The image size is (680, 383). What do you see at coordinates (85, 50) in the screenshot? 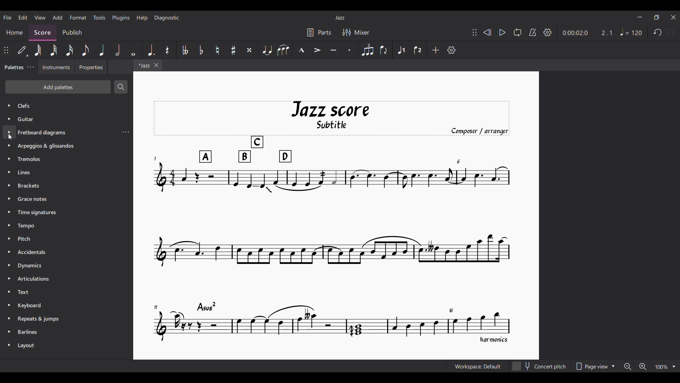
I see `8th note` at bounding box center [85, 50].